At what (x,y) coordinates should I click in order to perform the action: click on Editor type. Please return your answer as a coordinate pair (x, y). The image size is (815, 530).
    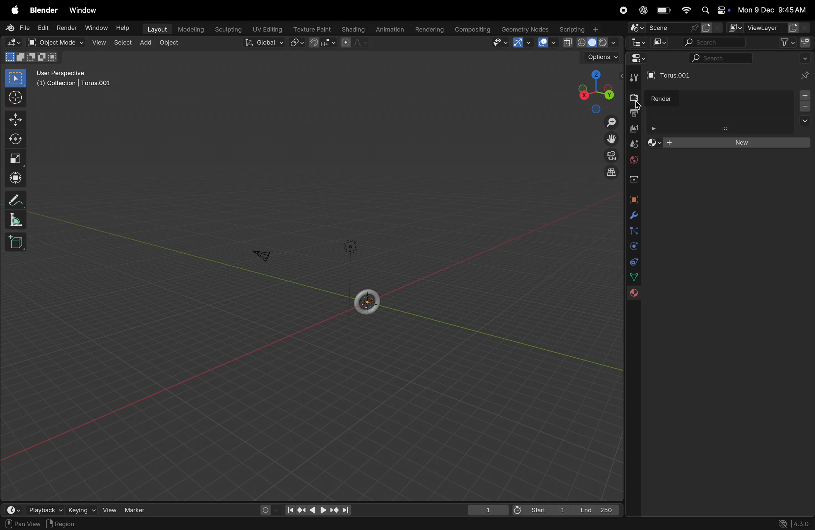
    Looking at the image, I should click on (637, 43).